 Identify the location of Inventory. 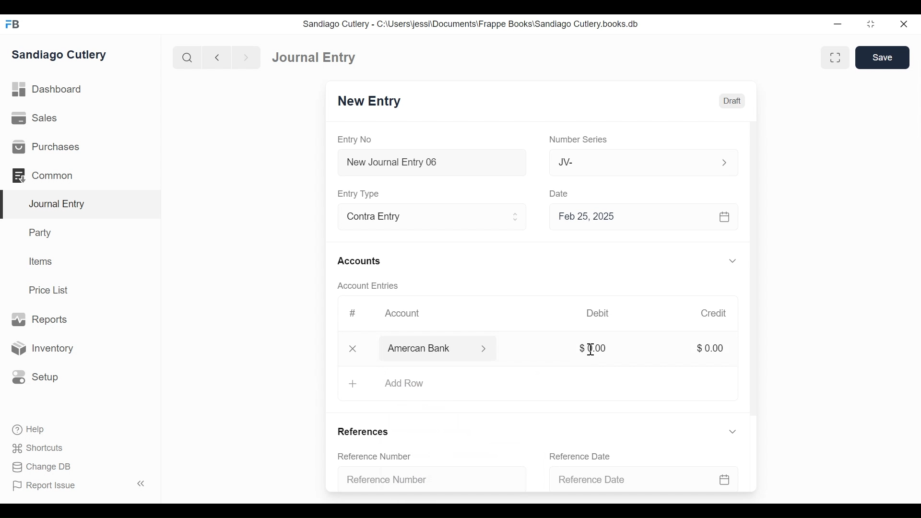
(41, 349).